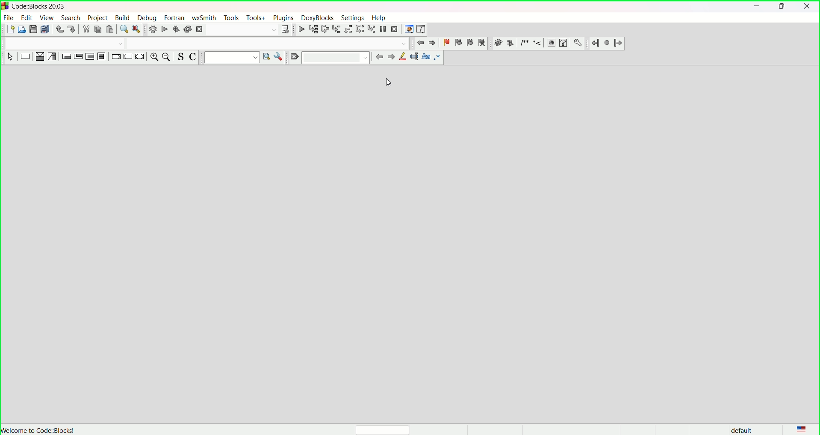  Describe the element at coordinates (90, 56) in the screenshot. I see `counting loop` at that location.